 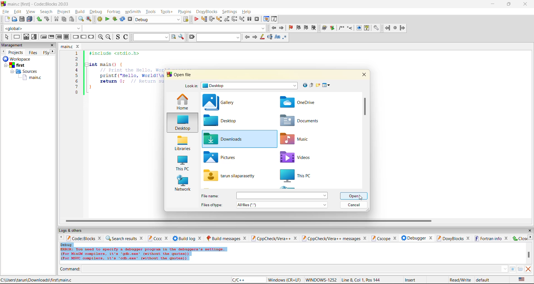 I want to click on command, so click(x=70, y=270).